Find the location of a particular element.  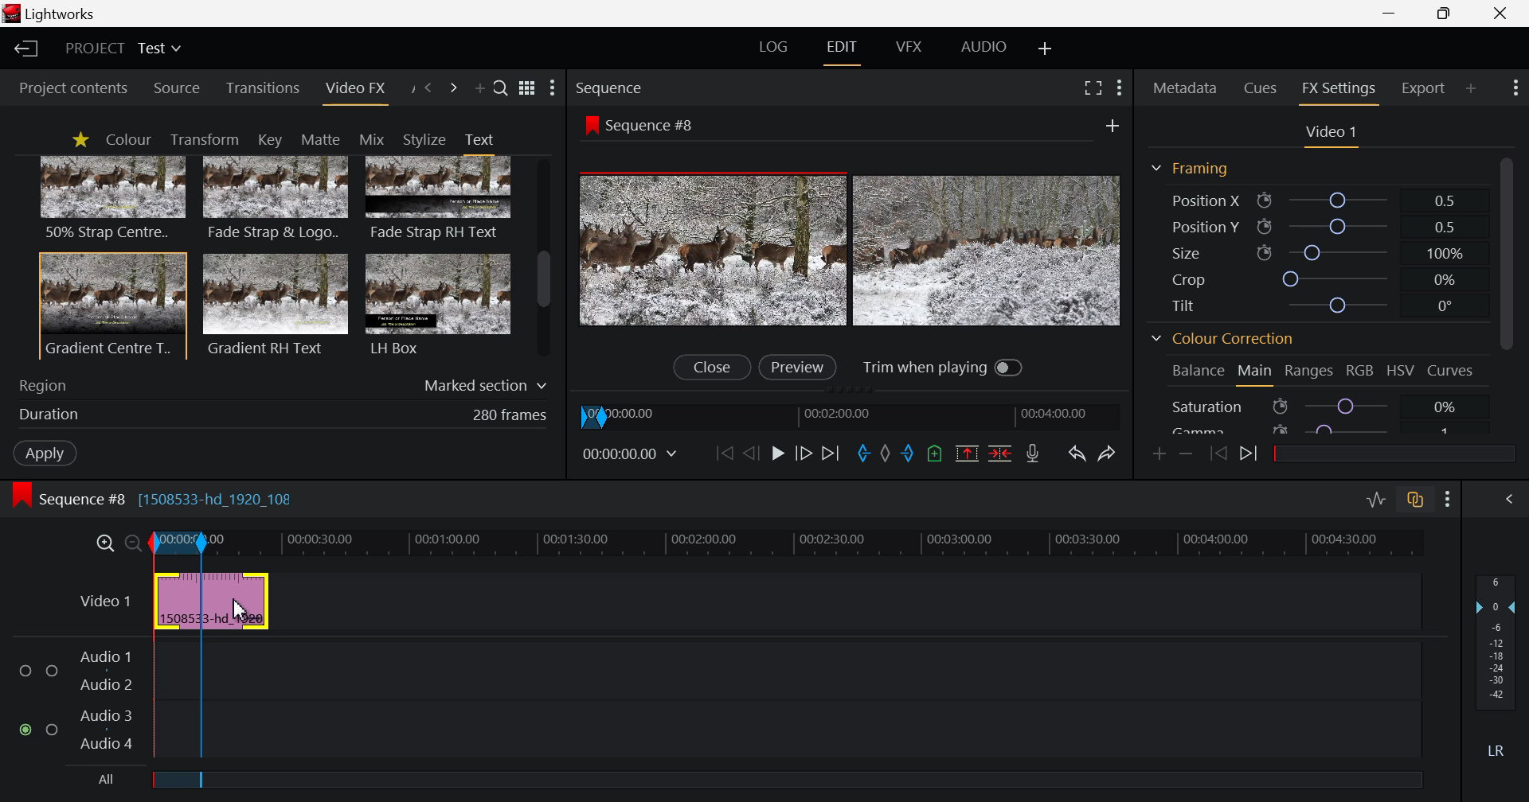

Video Settings is located at coordinates (1332, 133).